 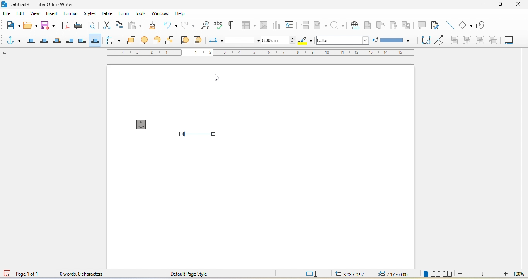 What do you see at coordinates (425, 40) in the screenshot?
I see `rotate` at bounding box center [425, 40].